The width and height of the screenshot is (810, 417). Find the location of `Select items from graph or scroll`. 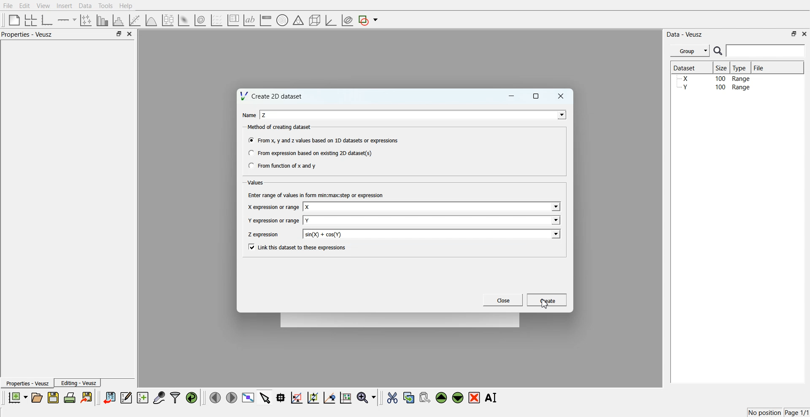

Select items from graph or scroll is located at coordinates (265, 397).